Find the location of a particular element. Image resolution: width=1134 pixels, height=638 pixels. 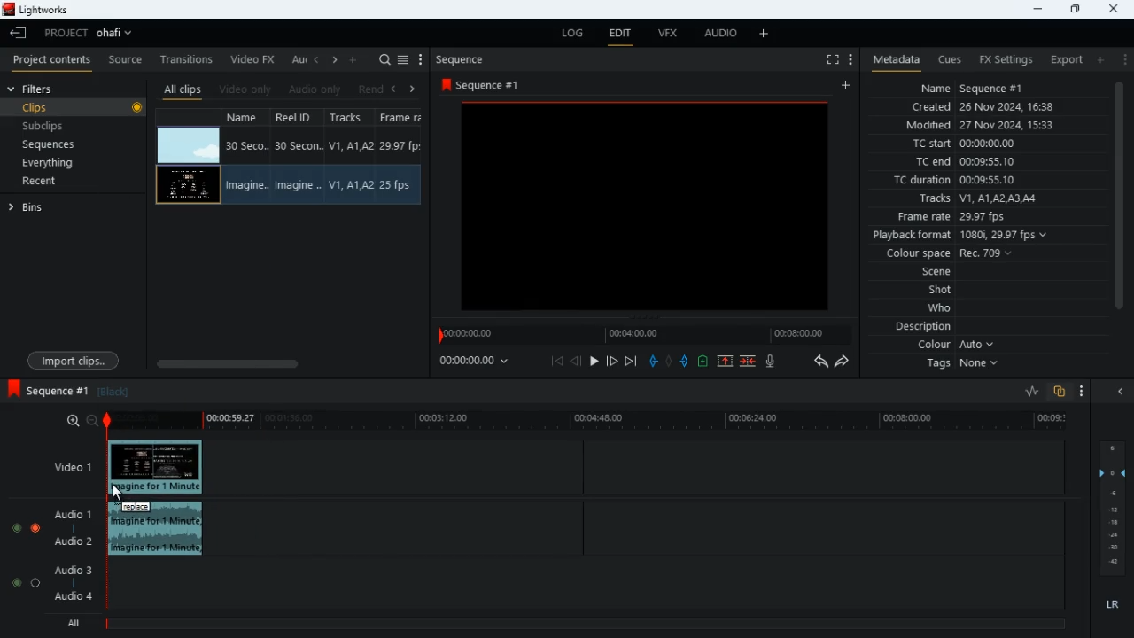

time is located at coordinates (478, 362).